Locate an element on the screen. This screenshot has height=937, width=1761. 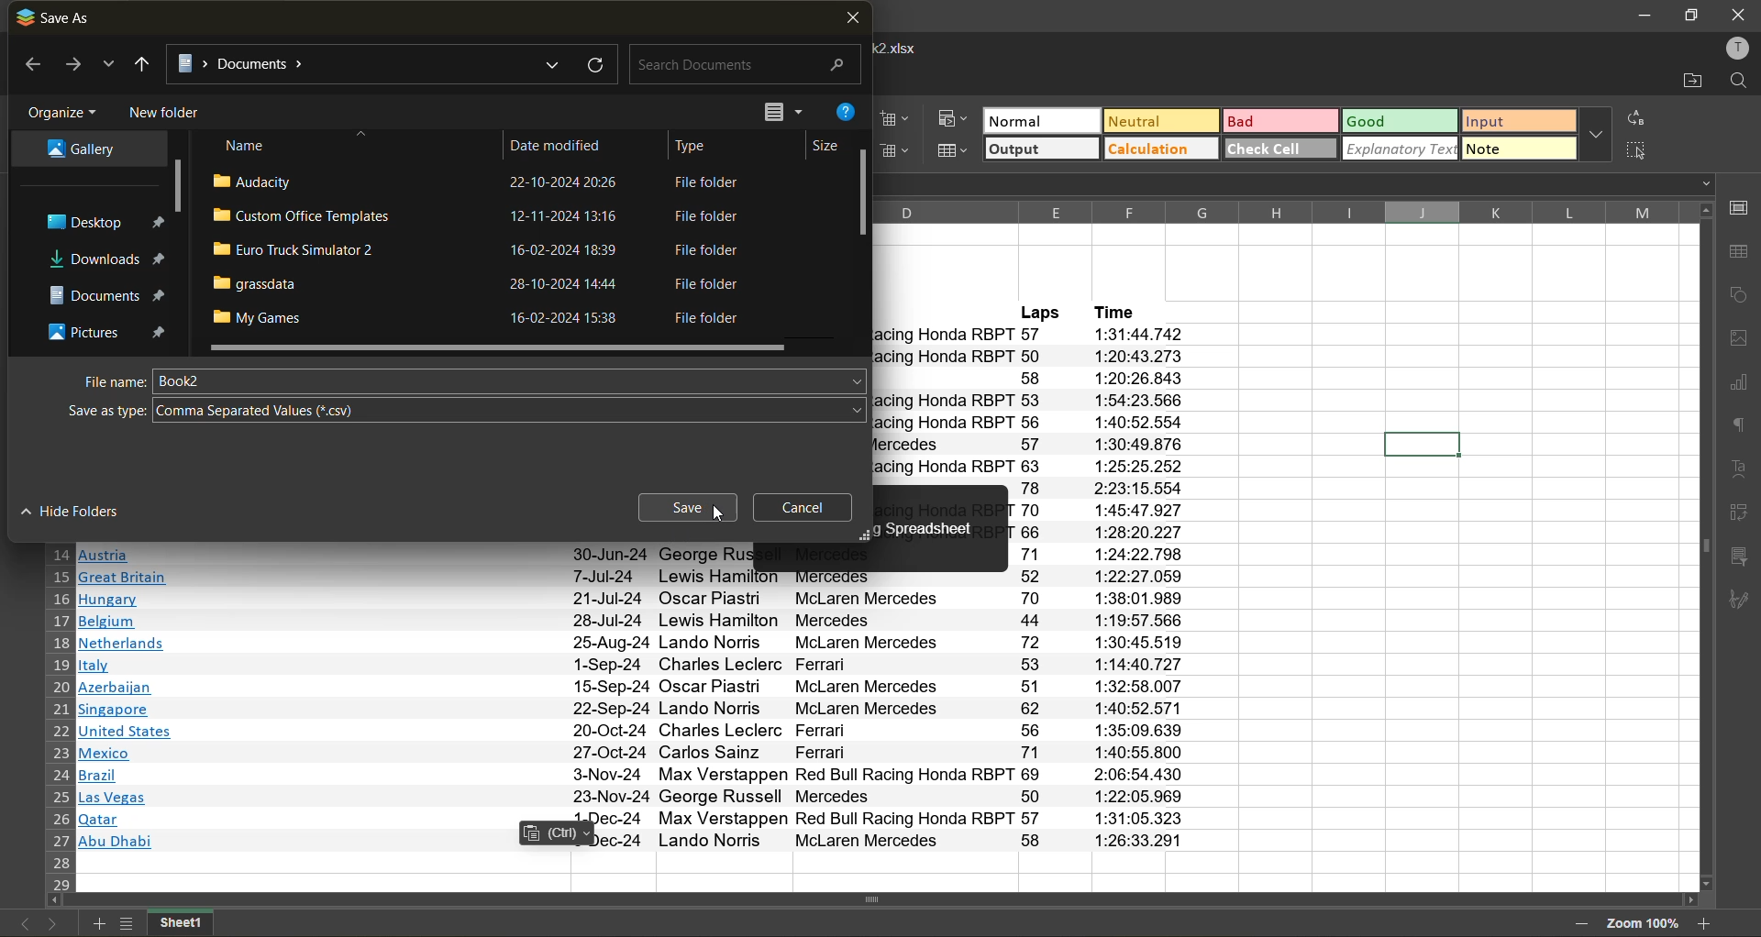
save as is located at coordinates (57, 17).